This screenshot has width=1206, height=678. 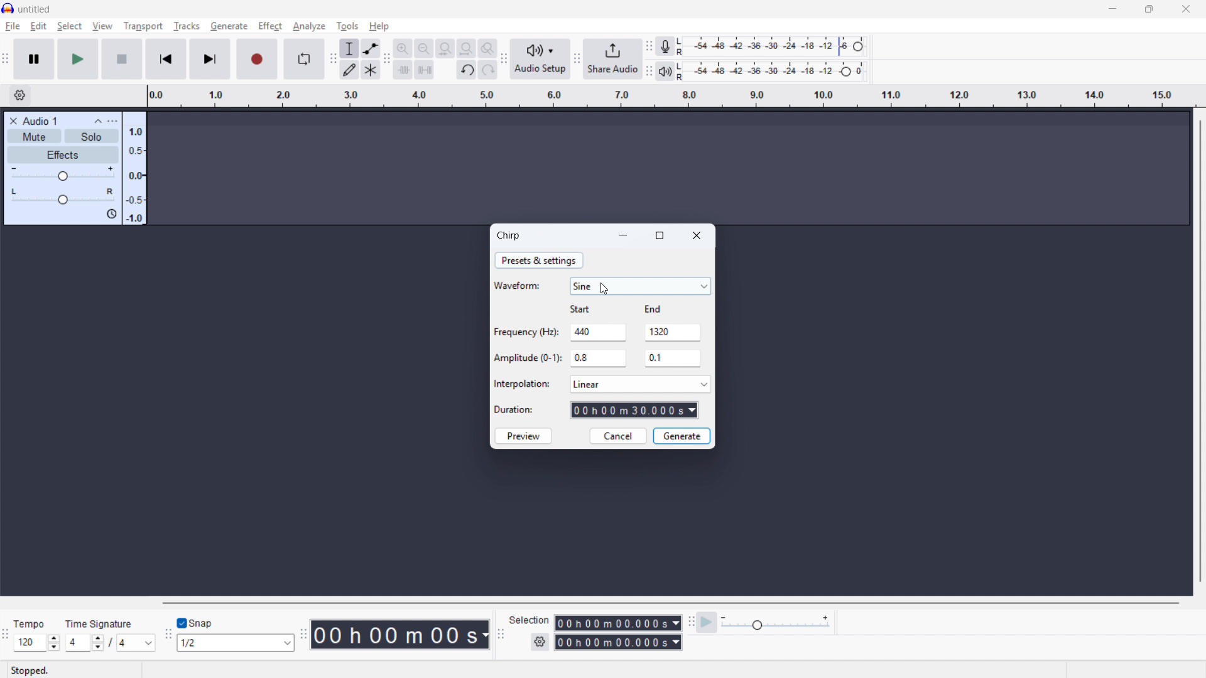 I want to click on Record , so click(x=258, y=59).